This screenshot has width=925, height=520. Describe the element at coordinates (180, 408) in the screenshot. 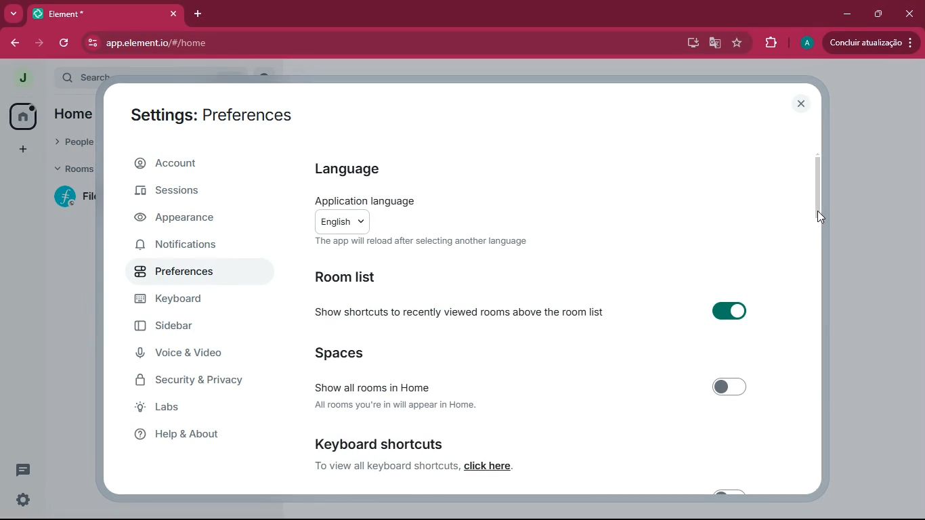

I see `labs` at that location.